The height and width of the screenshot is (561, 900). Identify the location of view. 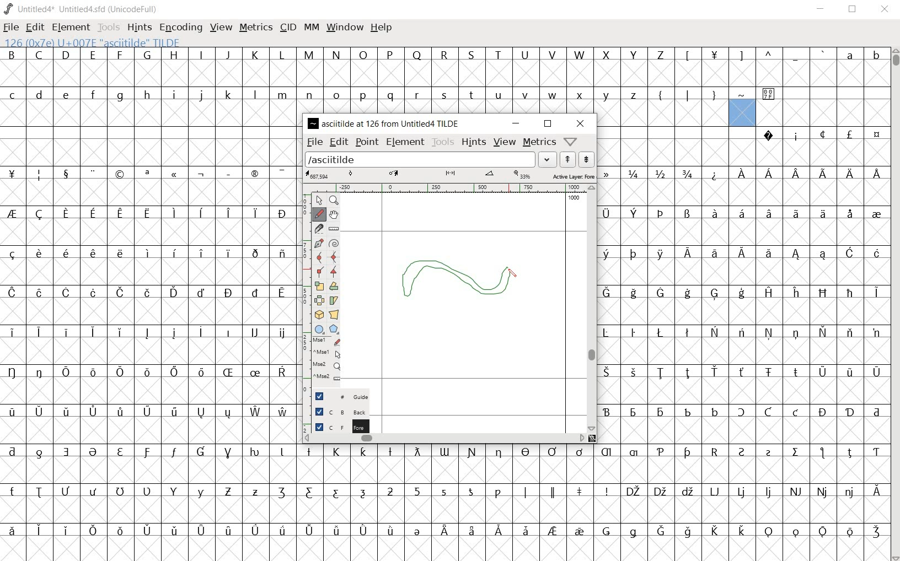
(503, 142).